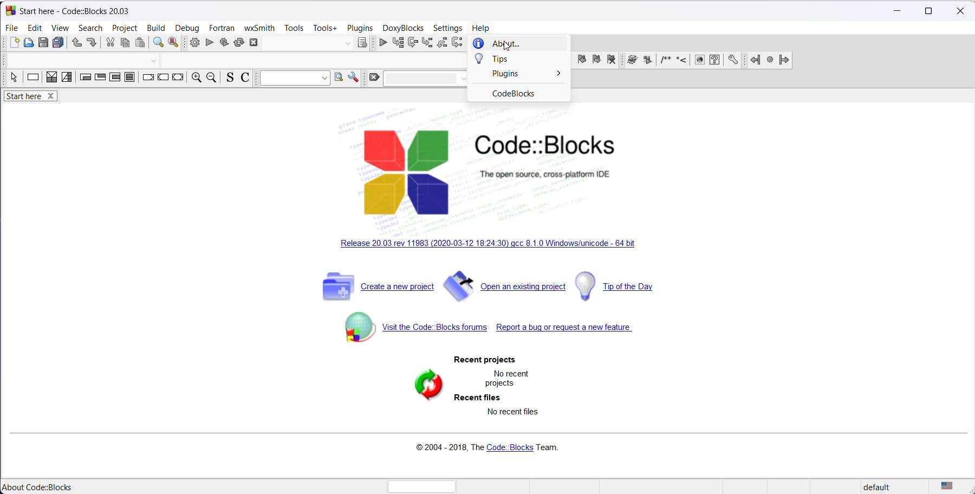  Describe the element at coordinates (363, 42) in the screenshot. I see `target dialog` at that location.